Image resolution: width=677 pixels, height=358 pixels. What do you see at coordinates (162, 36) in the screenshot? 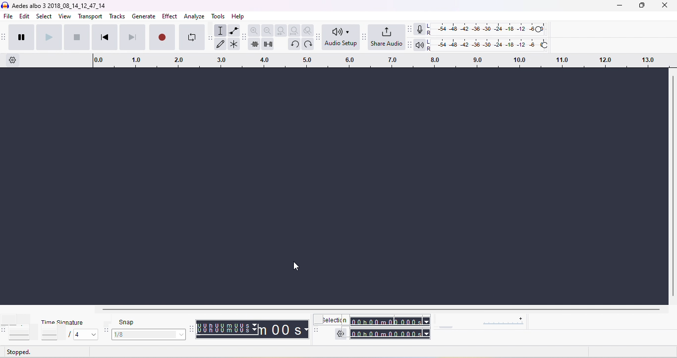
I see `record` at bounding box center [162, 36].